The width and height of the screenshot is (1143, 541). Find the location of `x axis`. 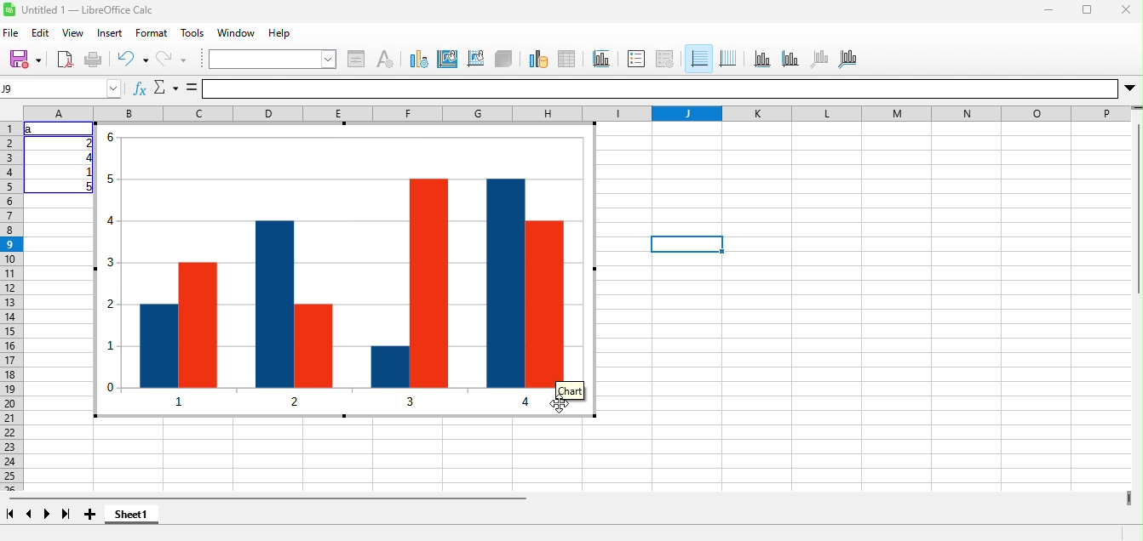

x axis is located at coordinates (763, 60).